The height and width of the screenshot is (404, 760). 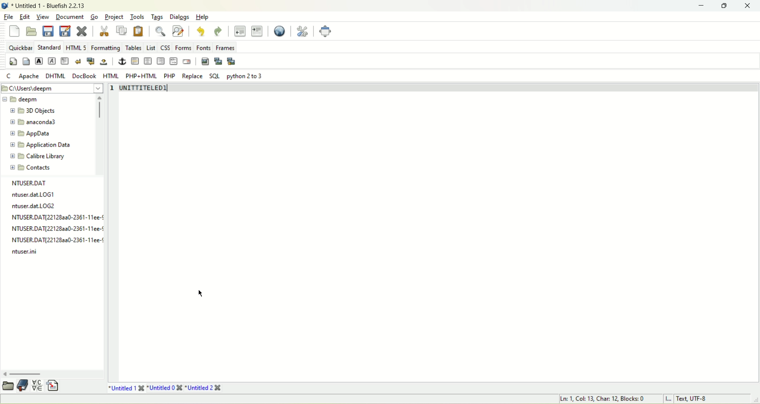 I want to click on contacts, so click(x=34, y=169).